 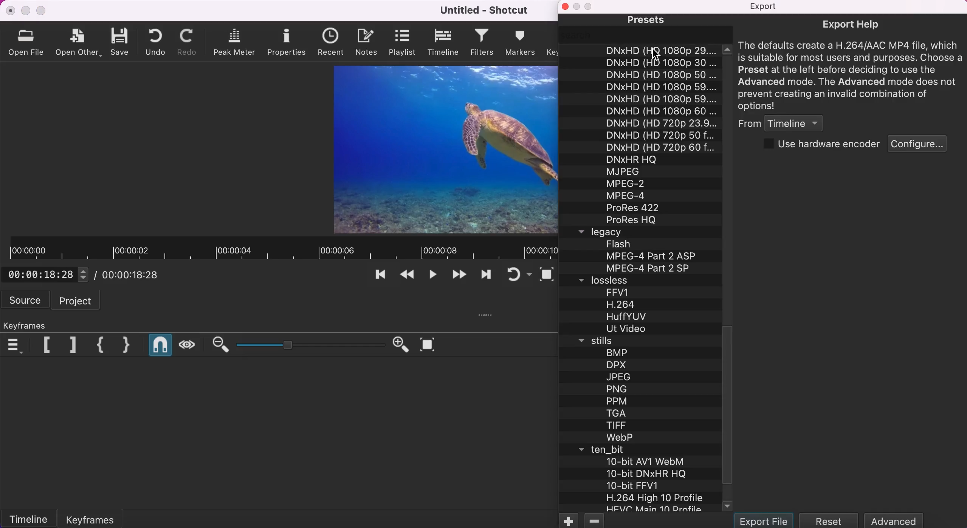 I want to click on save, so click(x=120, y=40).